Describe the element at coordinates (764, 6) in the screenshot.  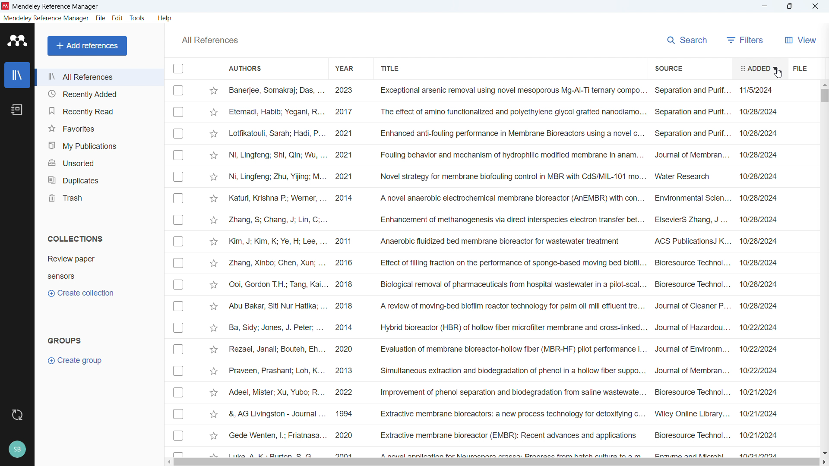
I see `minimise ` at that location.